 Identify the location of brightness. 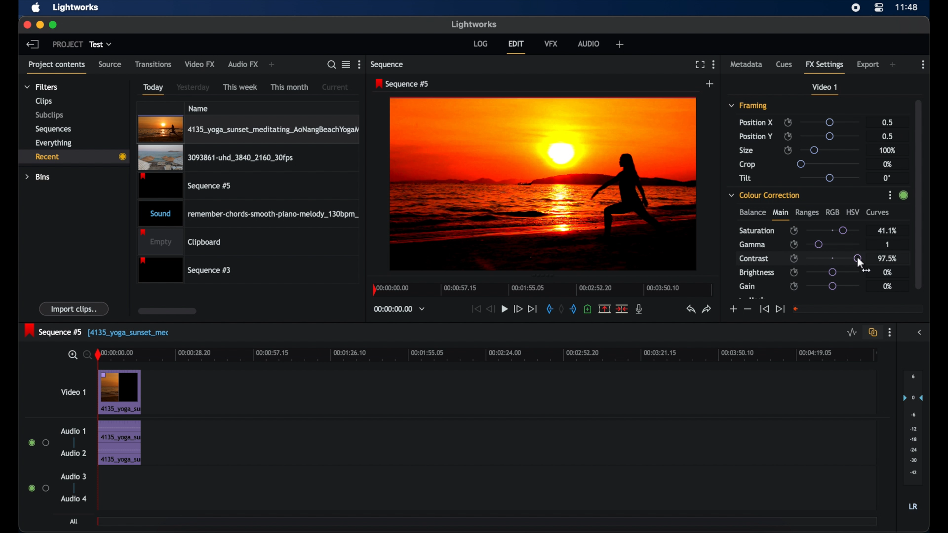
(757, 273).